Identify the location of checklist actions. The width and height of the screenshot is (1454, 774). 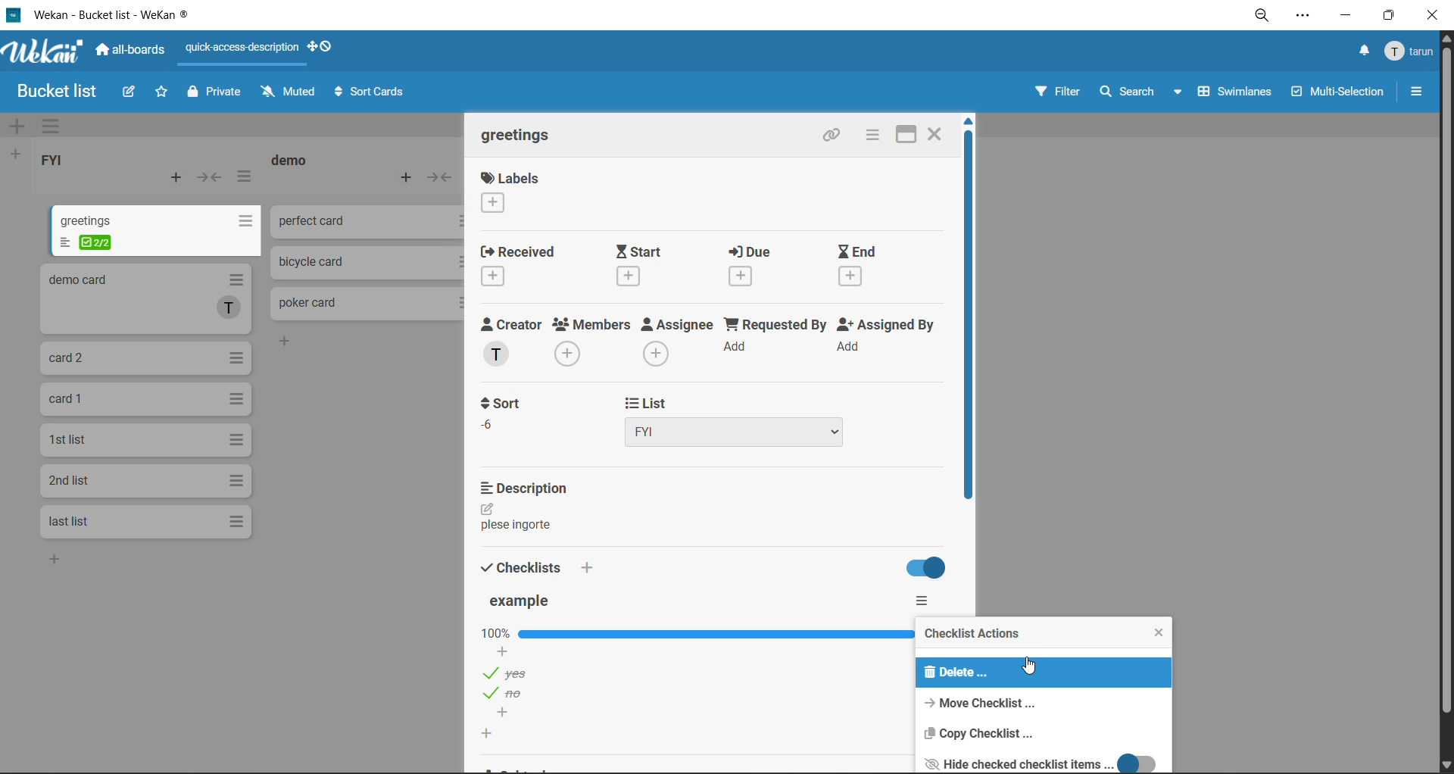
(931, 601).